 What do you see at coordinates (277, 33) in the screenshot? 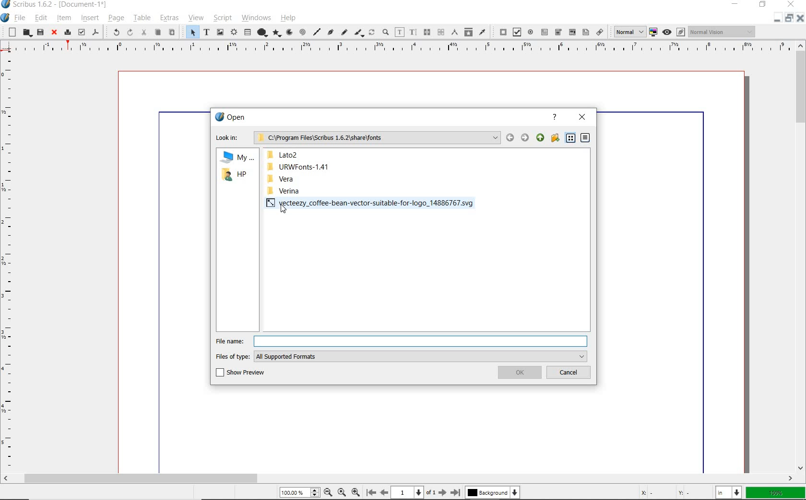
I see `polygon` at bounding box center [277, 33].